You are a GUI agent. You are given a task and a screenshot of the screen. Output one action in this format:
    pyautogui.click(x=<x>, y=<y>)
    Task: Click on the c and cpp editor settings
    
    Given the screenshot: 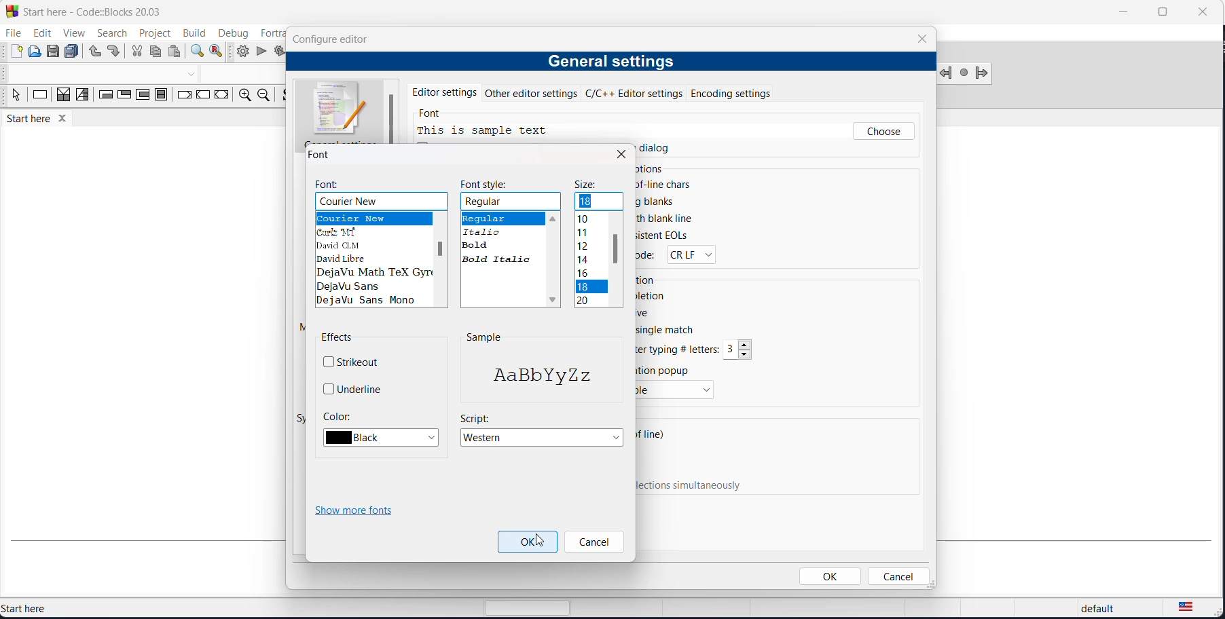 What is the action you would take?
    pyautogui.click(x=638, y=93)
    